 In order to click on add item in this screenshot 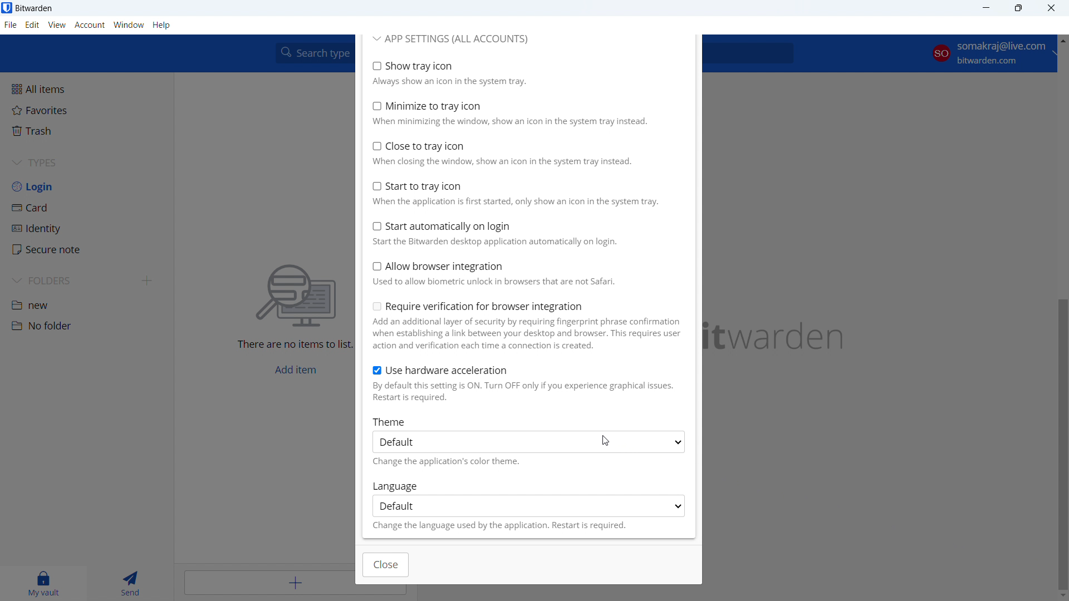, I will do `click(268, 582)`.